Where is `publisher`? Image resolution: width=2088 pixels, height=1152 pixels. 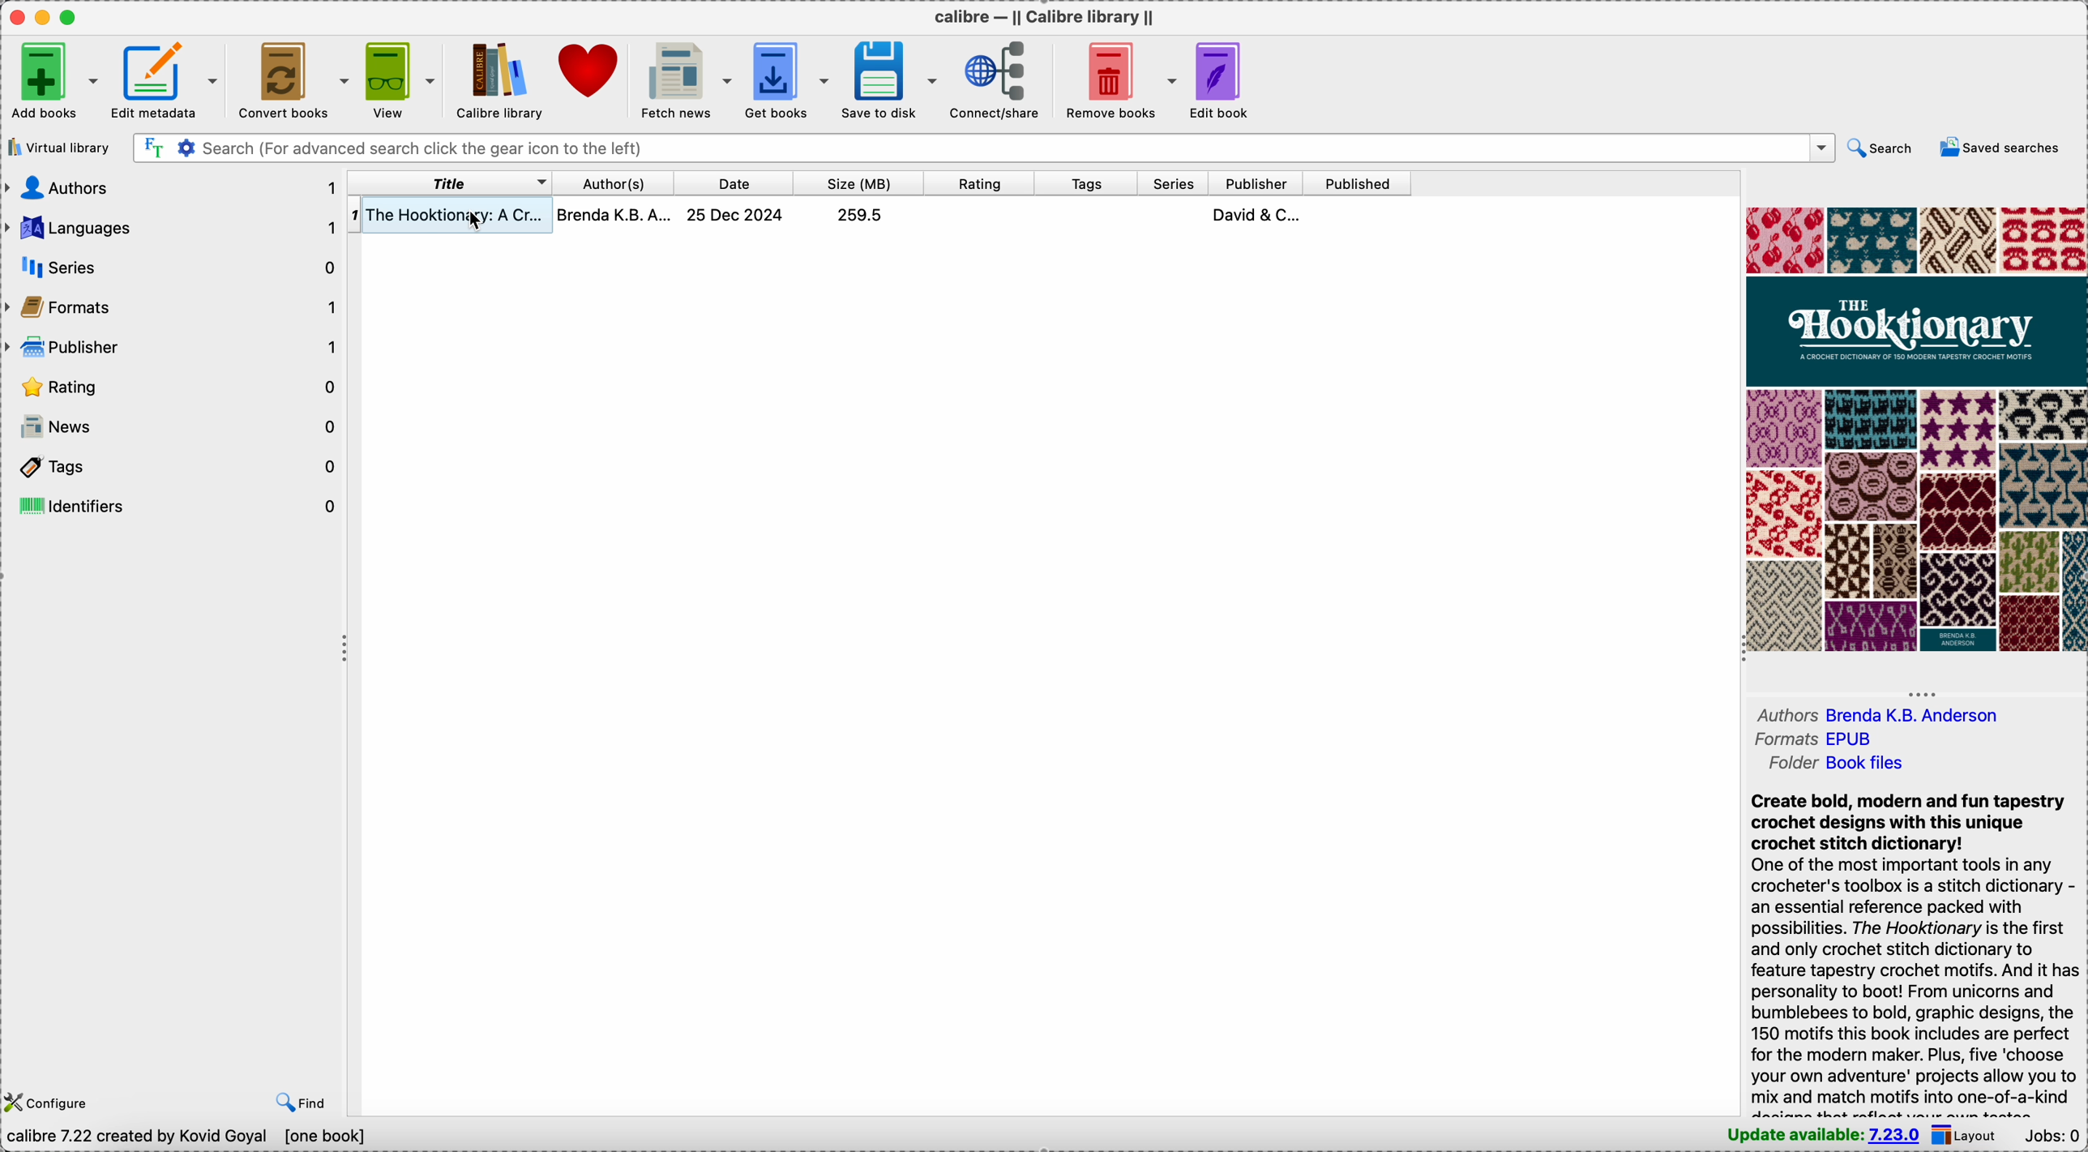 publisher is located at coordinates (1257, 182).